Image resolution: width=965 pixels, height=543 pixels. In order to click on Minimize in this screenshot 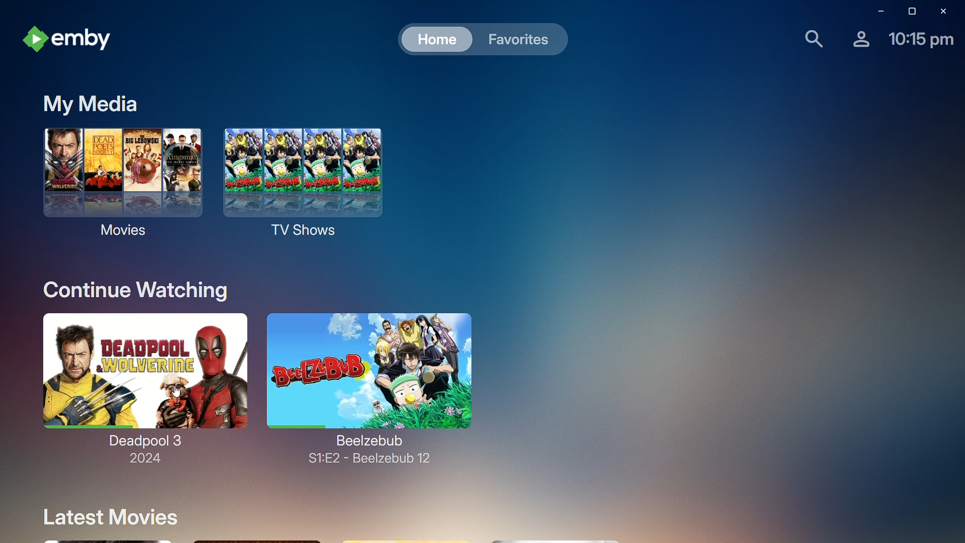, I will do `click(875, 14)`.